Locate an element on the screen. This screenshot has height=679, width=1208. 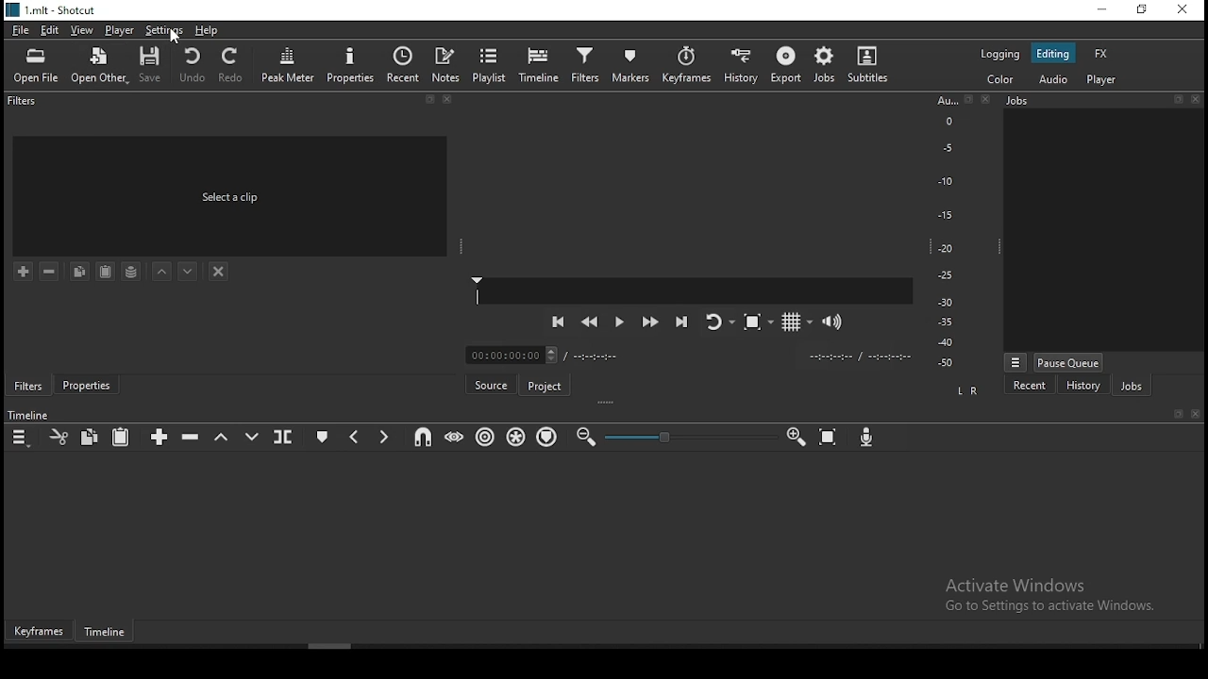
file is located at coordinates (19, 28).